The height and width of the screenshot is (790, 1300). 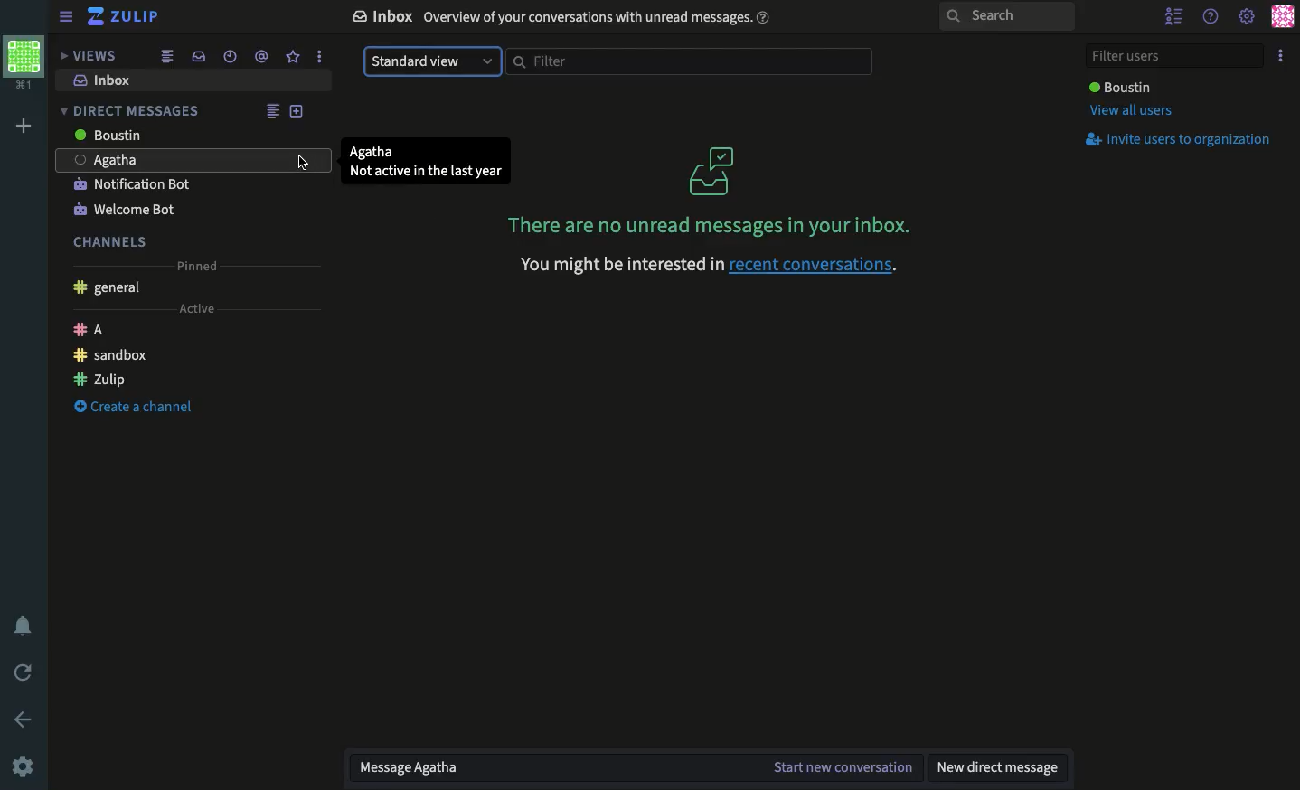 I want to click on Notification bot, so click(x=132, y=183).